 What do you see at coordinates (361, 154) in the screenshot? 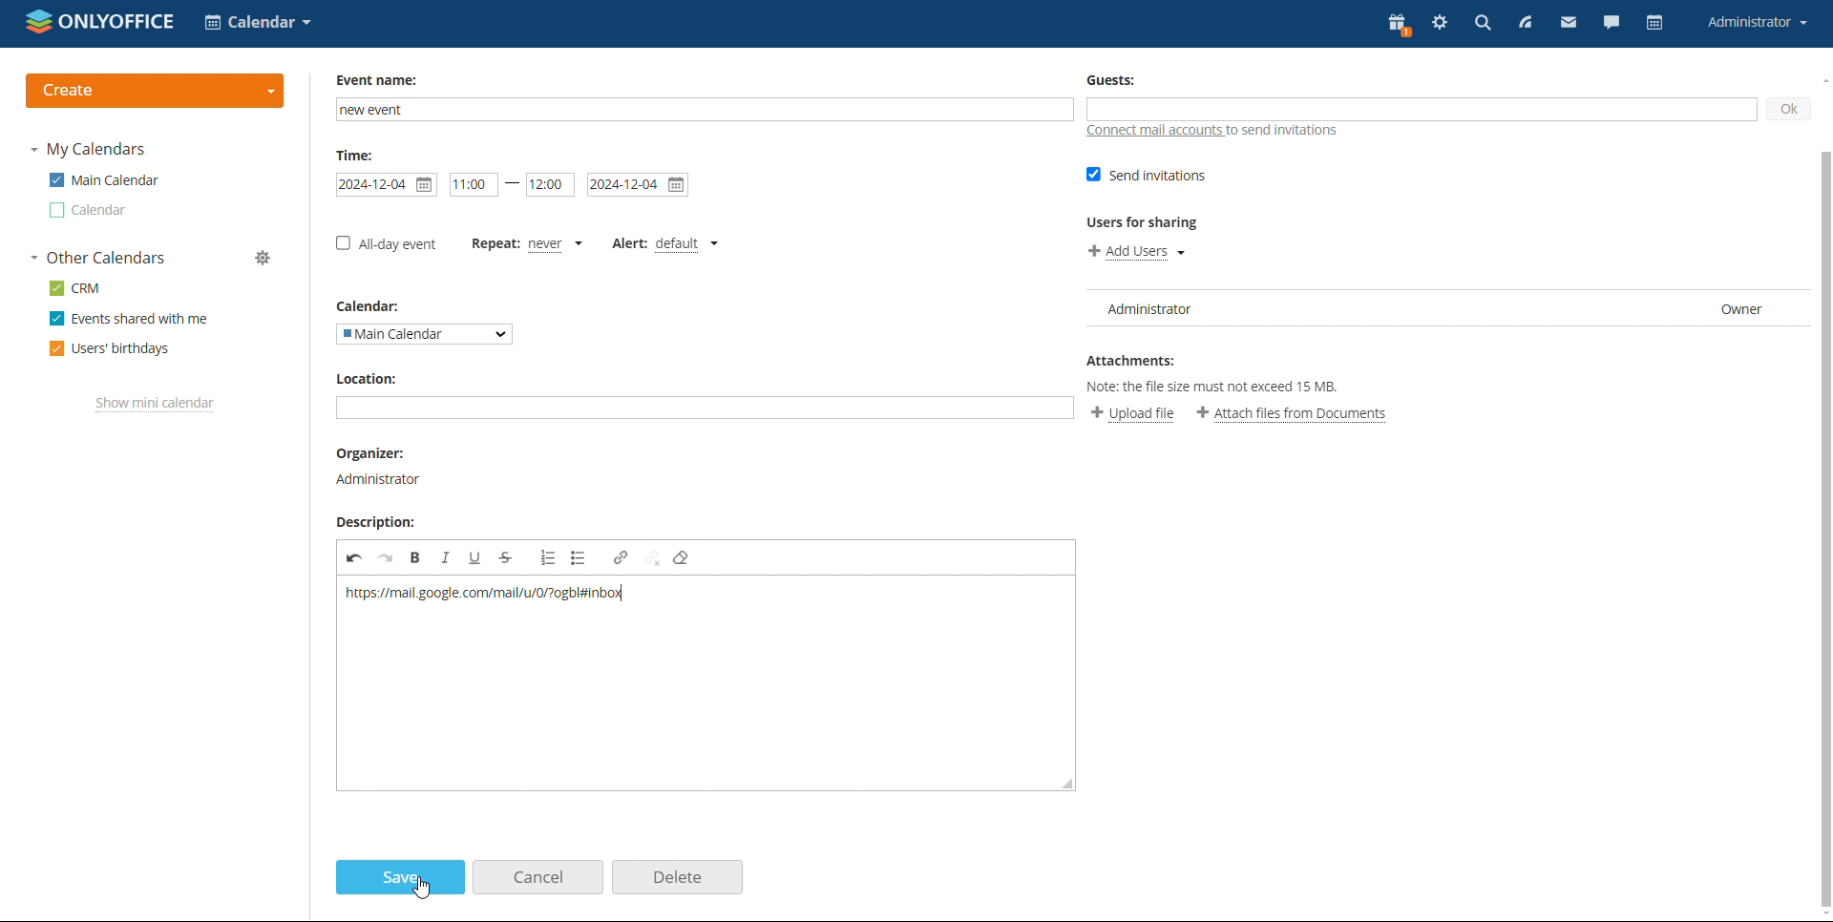
I see `Time:` at bounding box center [361, 154].